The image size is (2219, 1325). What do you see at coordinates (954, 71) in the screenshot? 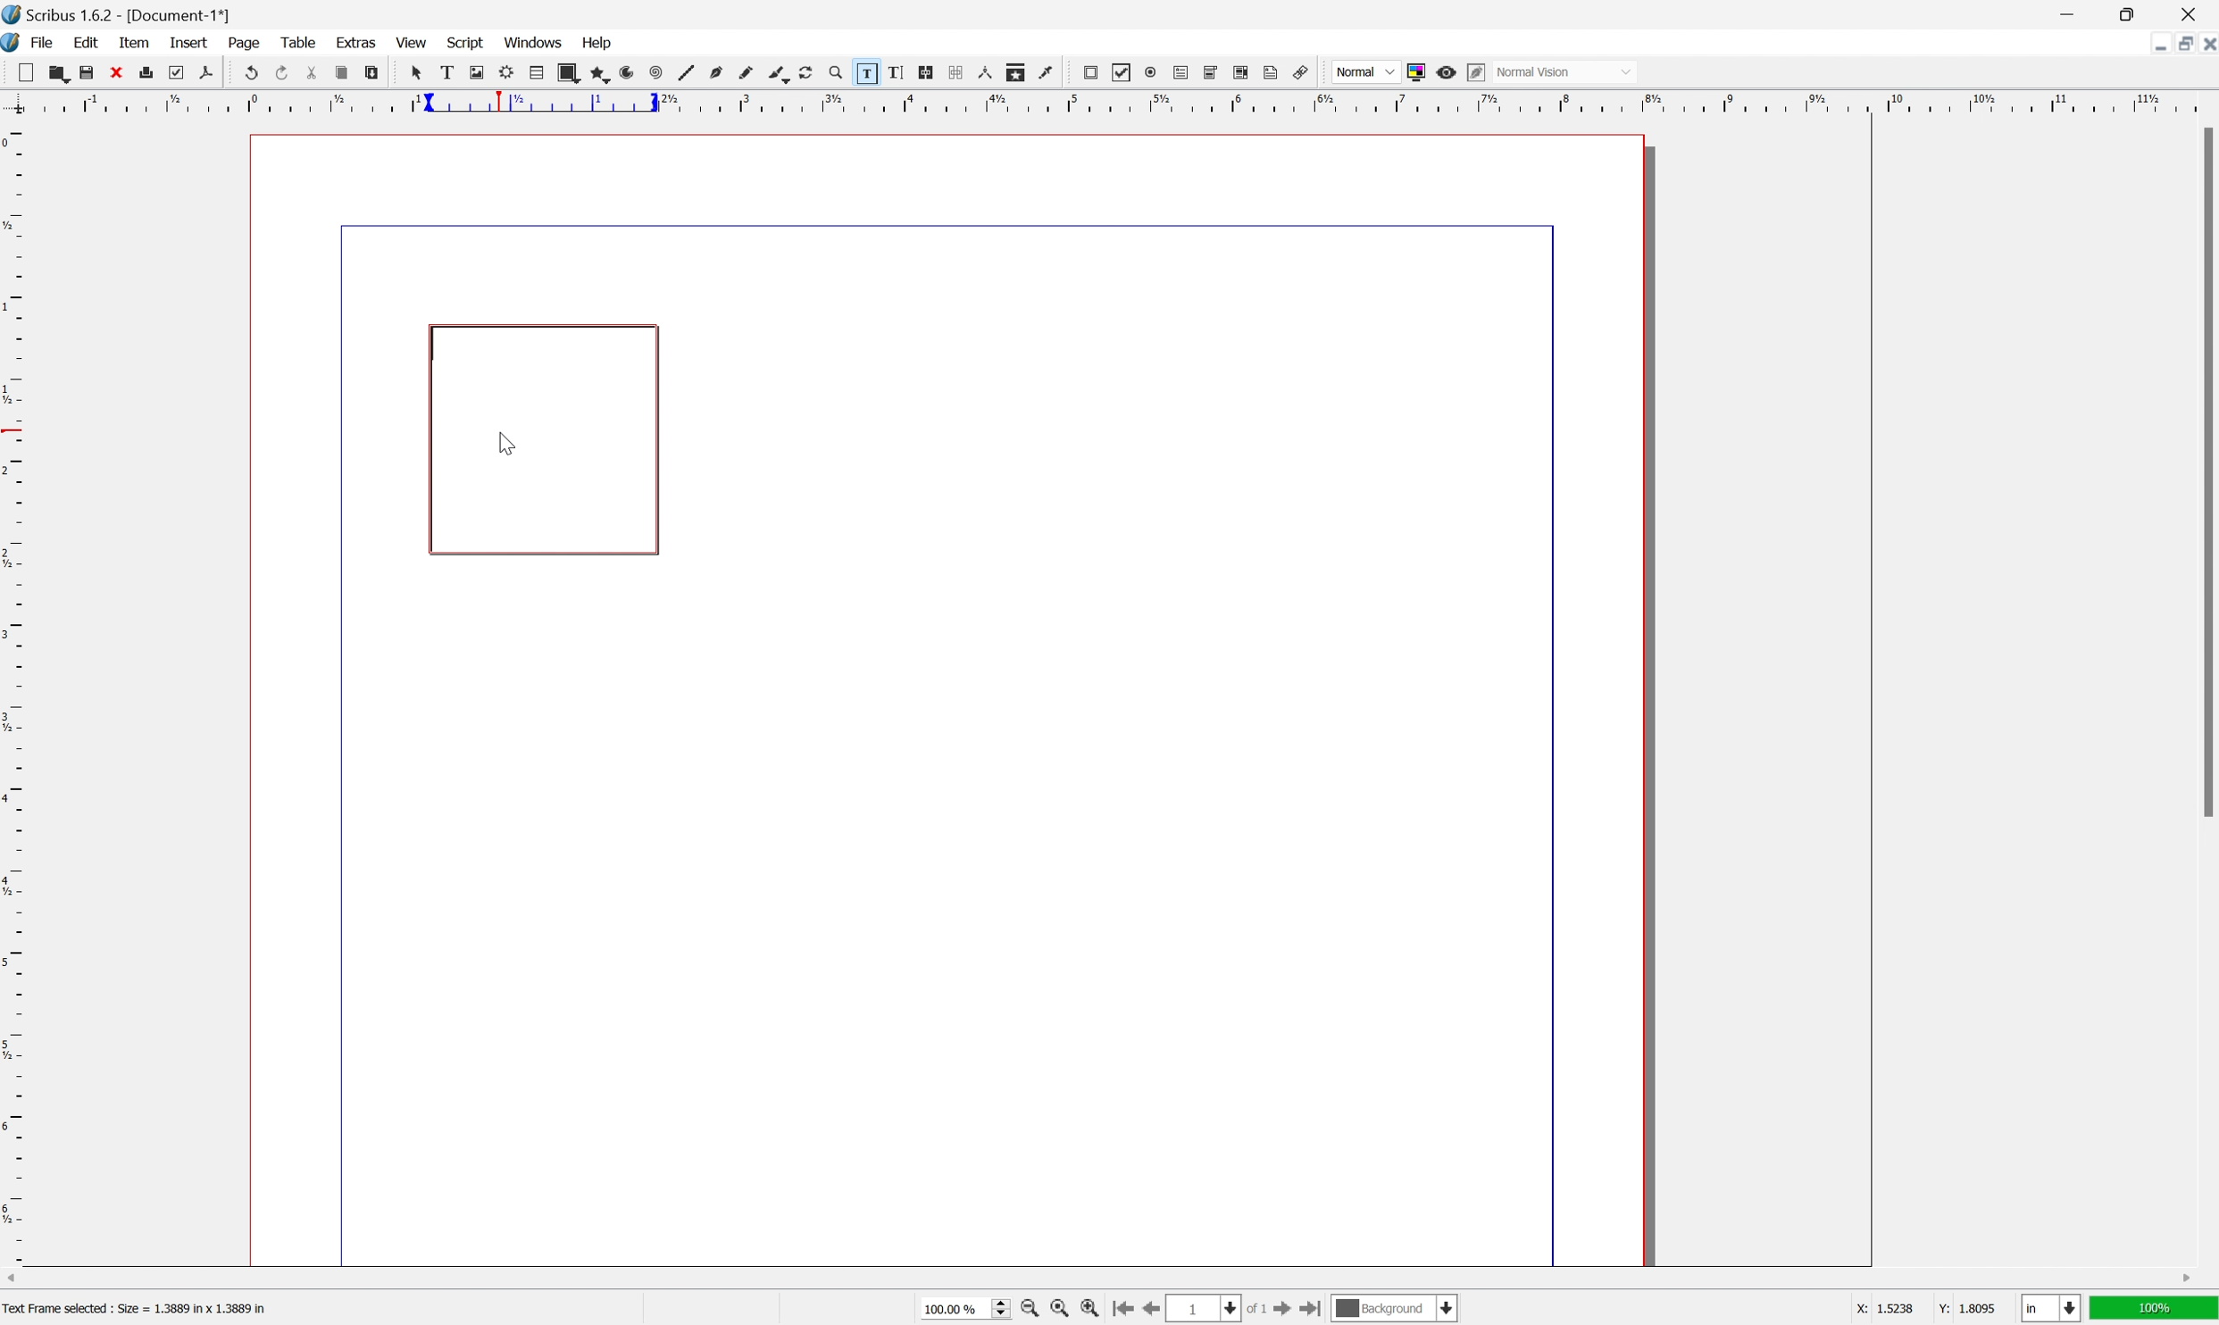
I see `unlink text frames` at bounding box center [954, 71].